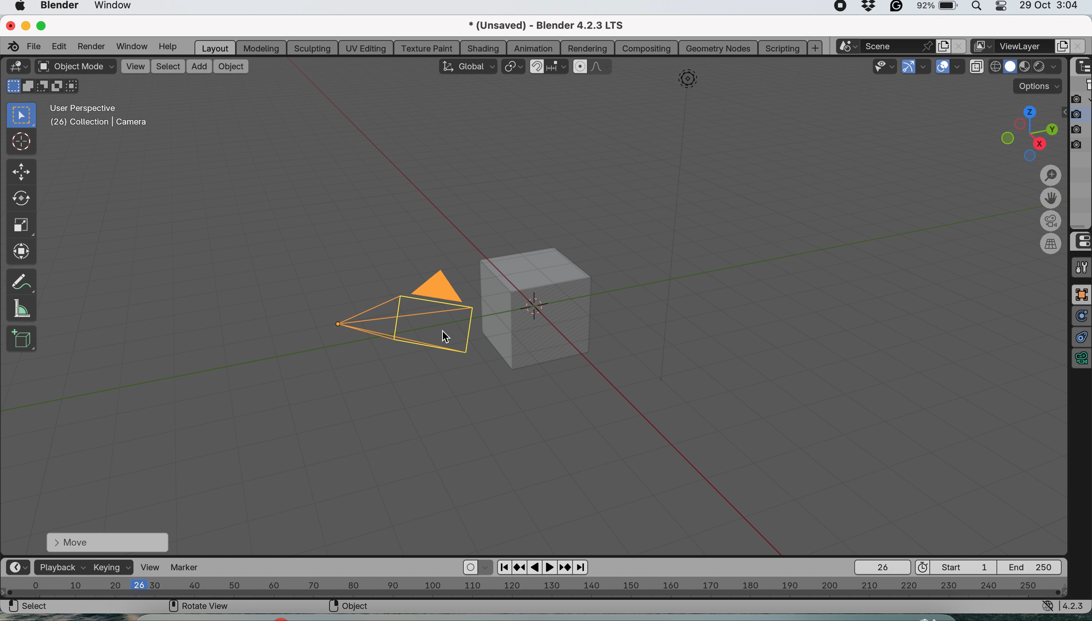 The image size is (1092, 621). Describe the element at coordinates (942, 45) in the screenshot. I see `new scene` at that location.